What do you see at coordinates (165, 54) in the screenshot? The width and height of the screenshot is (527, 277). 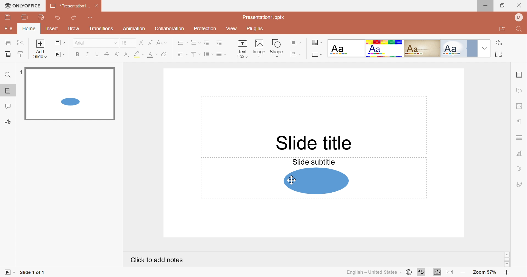 I see `Clear style` at bounding box center [165, 54].